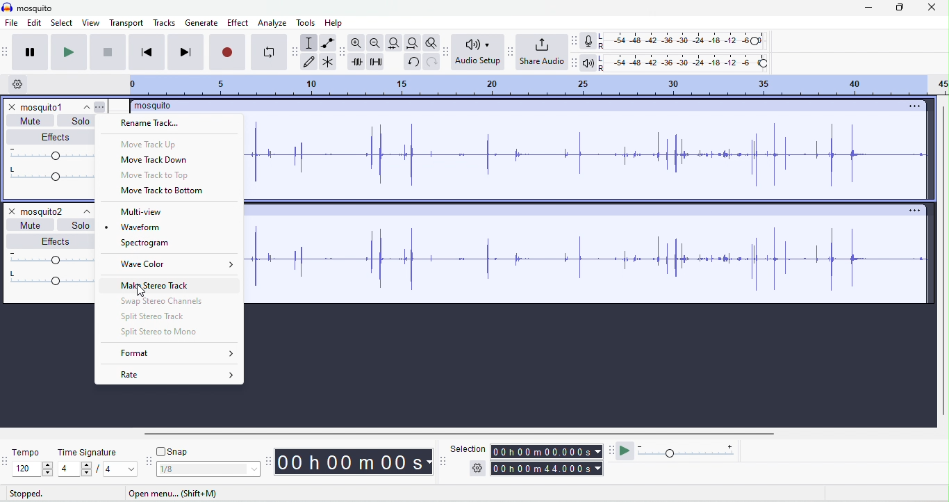 This screenshot has width=949, height=502. I want to click on redo, so click(432, 63).